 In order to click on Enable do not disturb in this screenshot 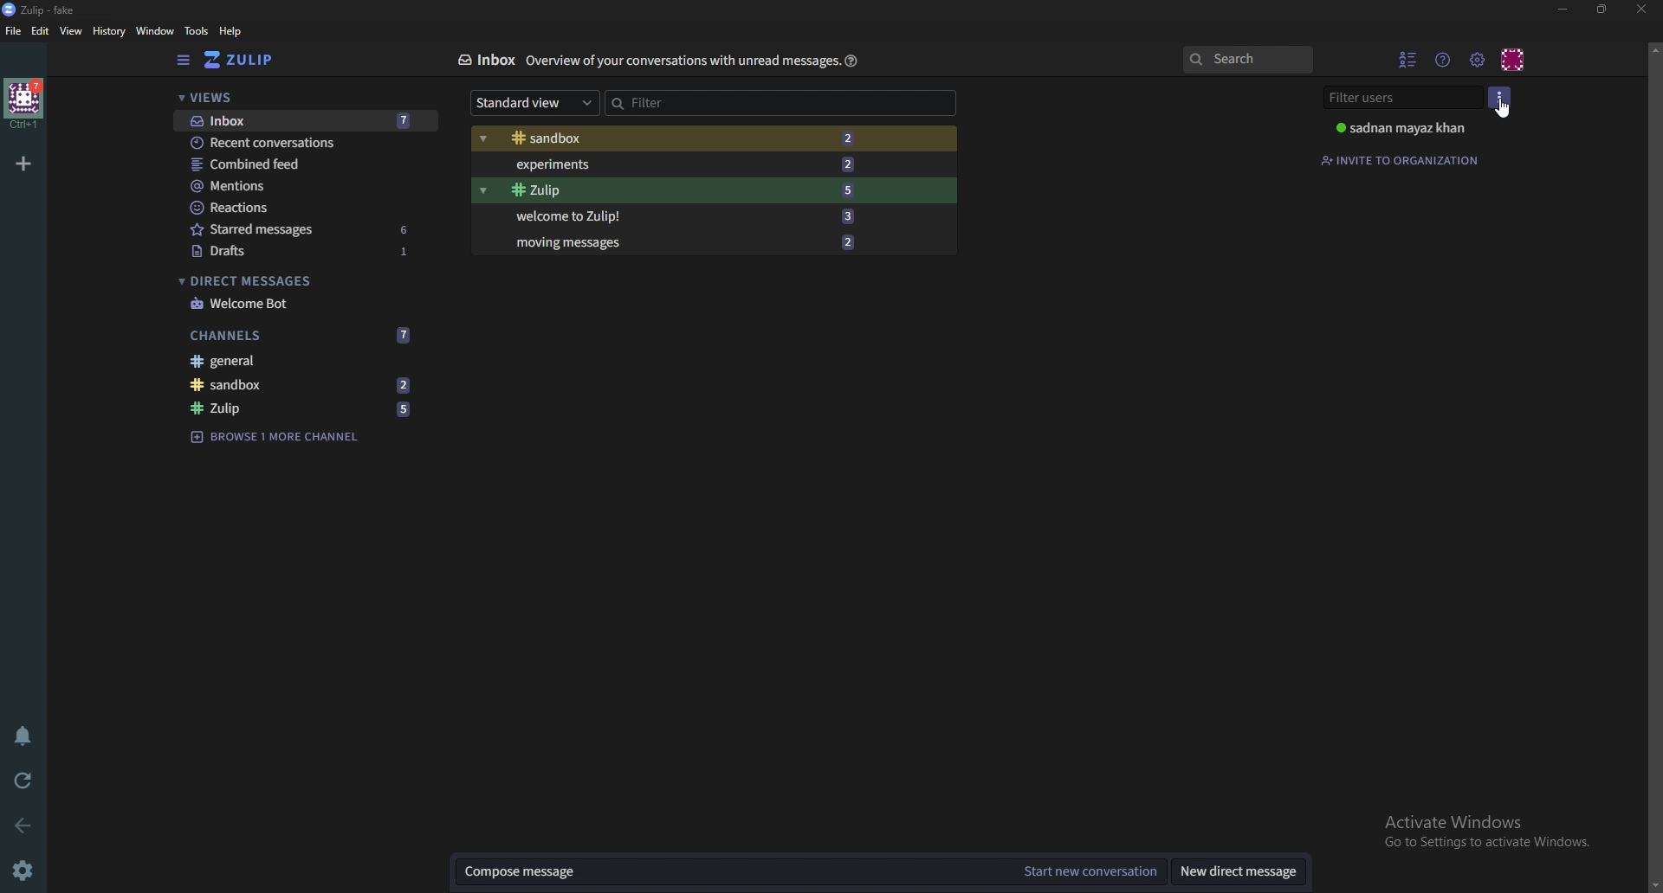, I will do `click(19, 735)`.